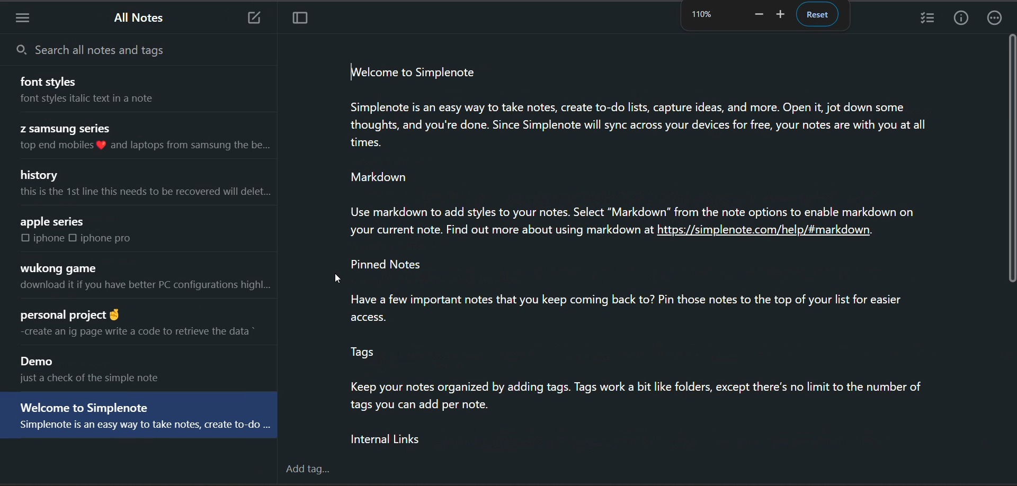  Describe the element at coordinates (113, 239) in the screenshot. I see `iphone pro` at that location.